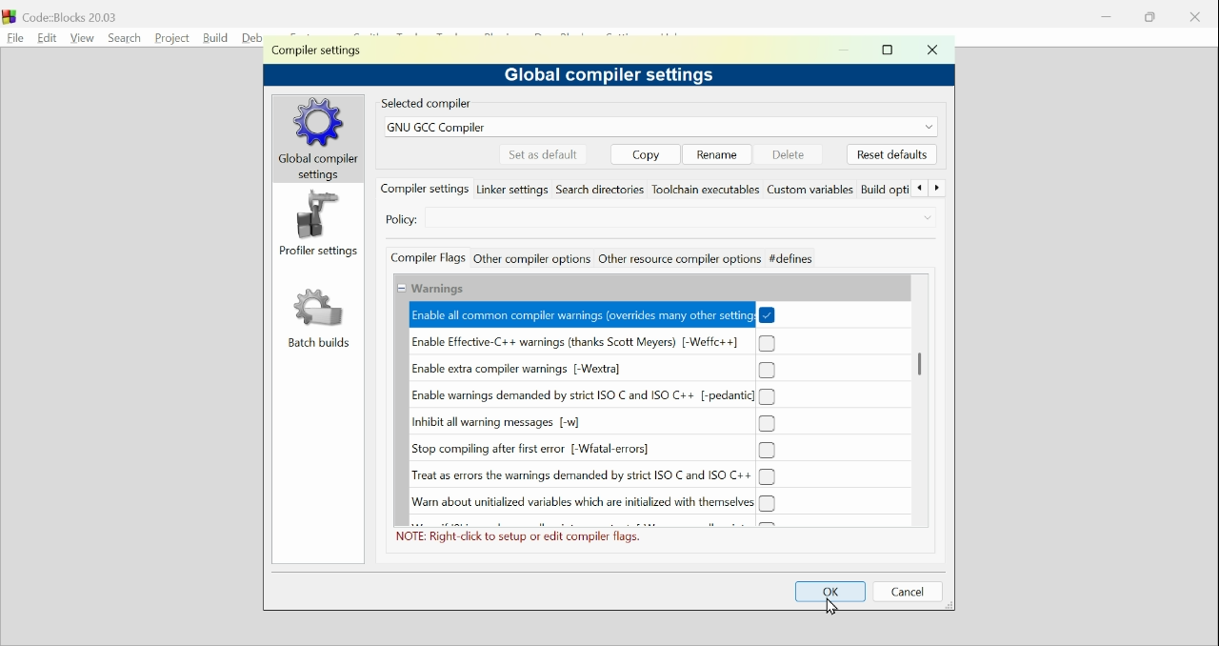 The width and height of the screenshot is (1219, 646). Describe the element at coordinates (170, 37) in the screenshot. I see `Project` at that location.